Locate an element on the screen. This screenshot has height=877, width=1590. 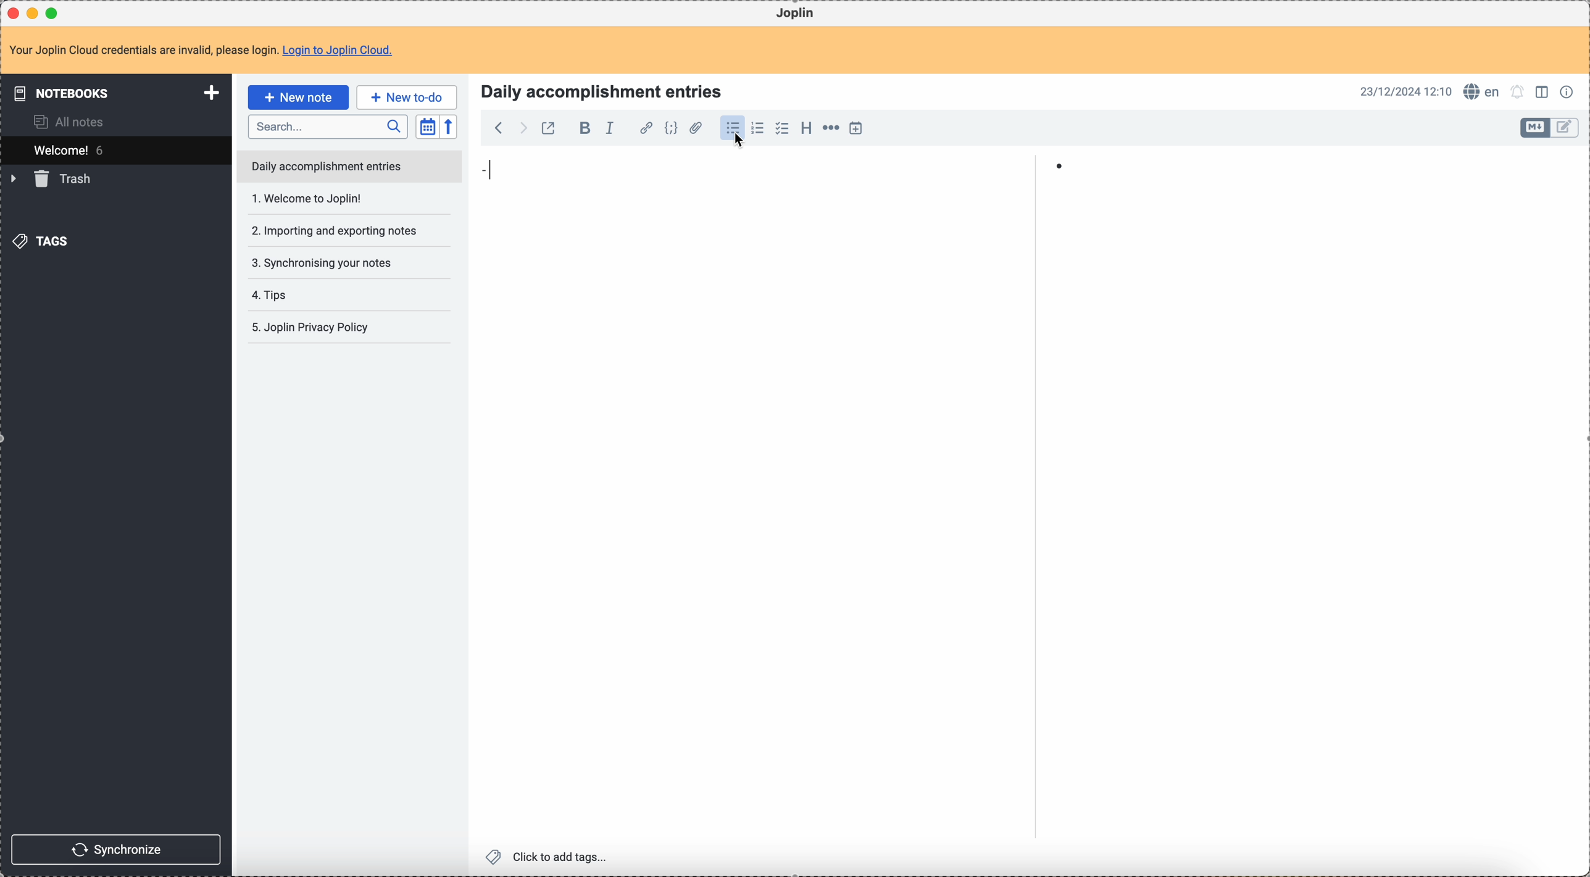
item is located at coordinates (776, 167).